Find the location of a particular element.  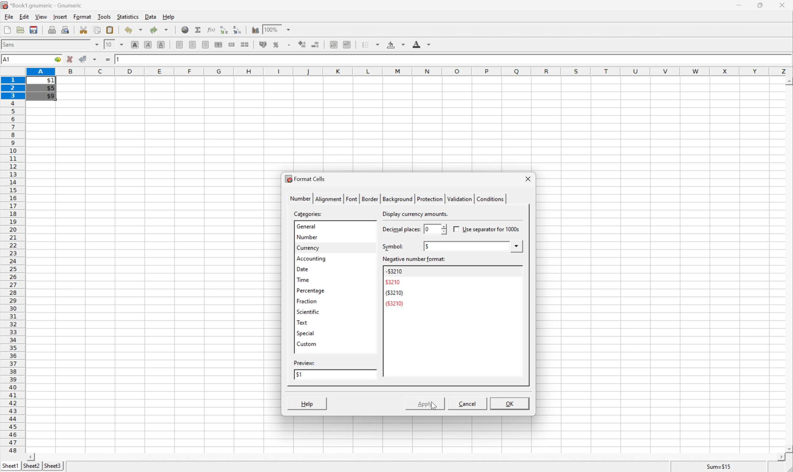

enter formula is located at coordinates (108, 59).